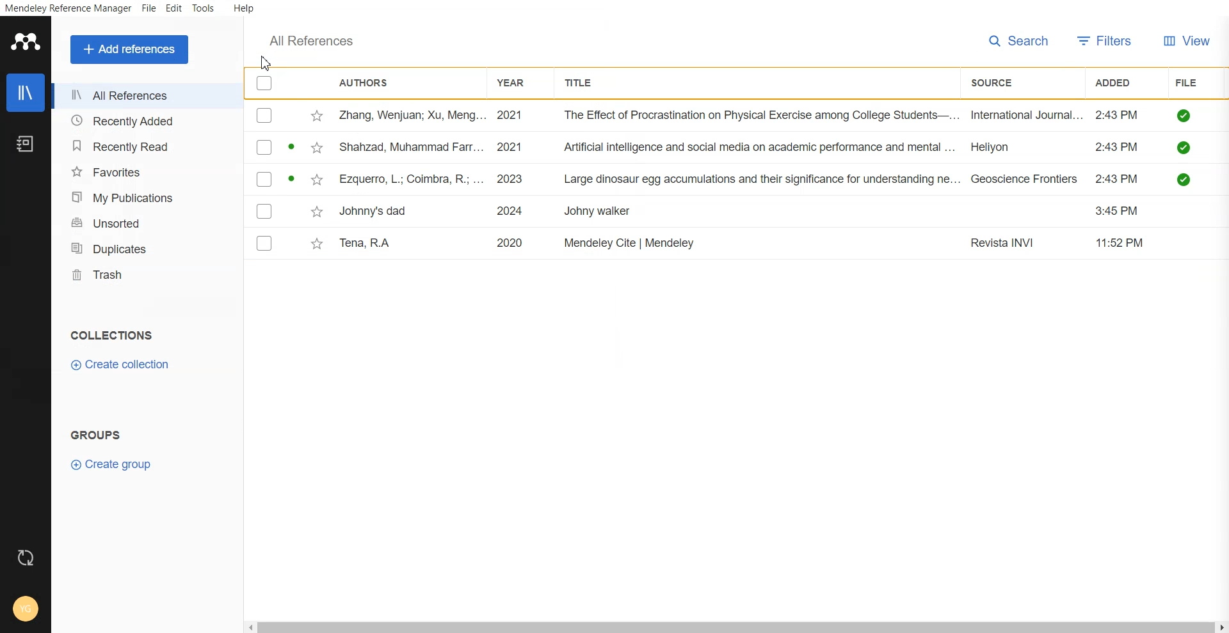 Image resolution: width=1229 pixels, height=633 pixels. What do you see at coordinates (111, 464) in the screenshot?
I see `Create group` at bounding box center [111, 464].